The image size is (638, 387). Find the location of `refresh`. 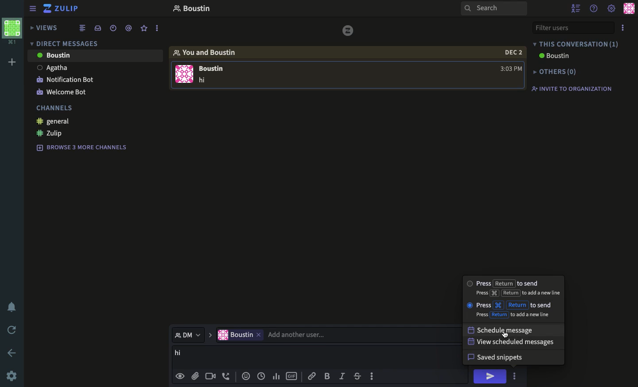

refresh is located at coordinates (12, 330).